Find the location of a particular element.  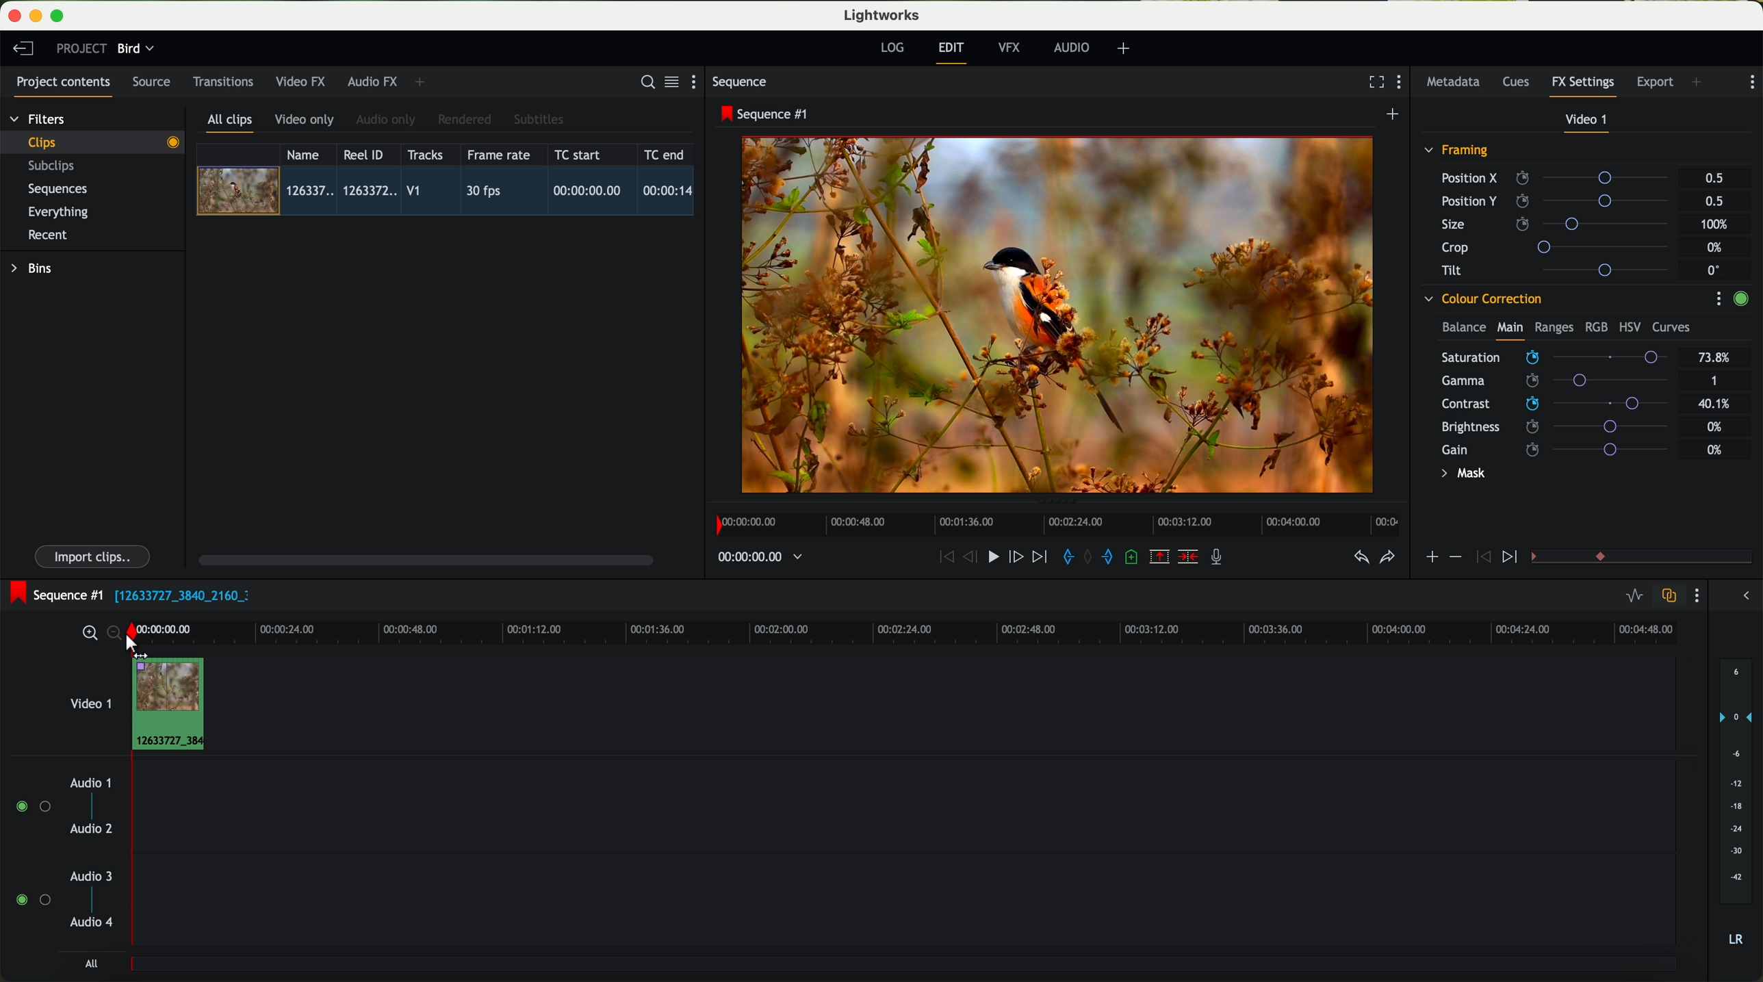

mask is located at coordinates (1460, 475).